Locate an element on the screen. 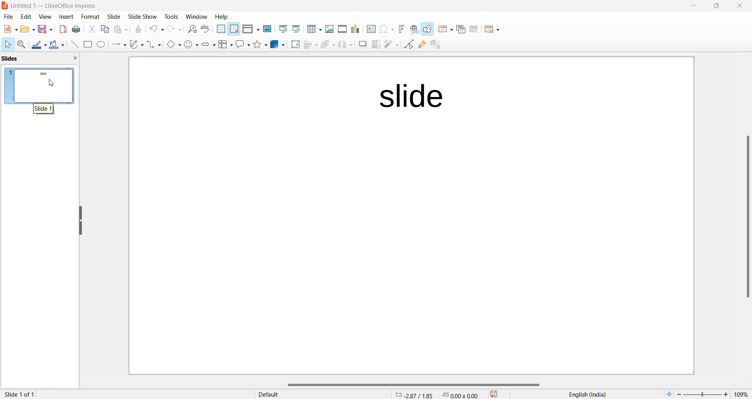 The height and width of the screenshot is (399, 752). Slide is located at coordinates (114, 17).